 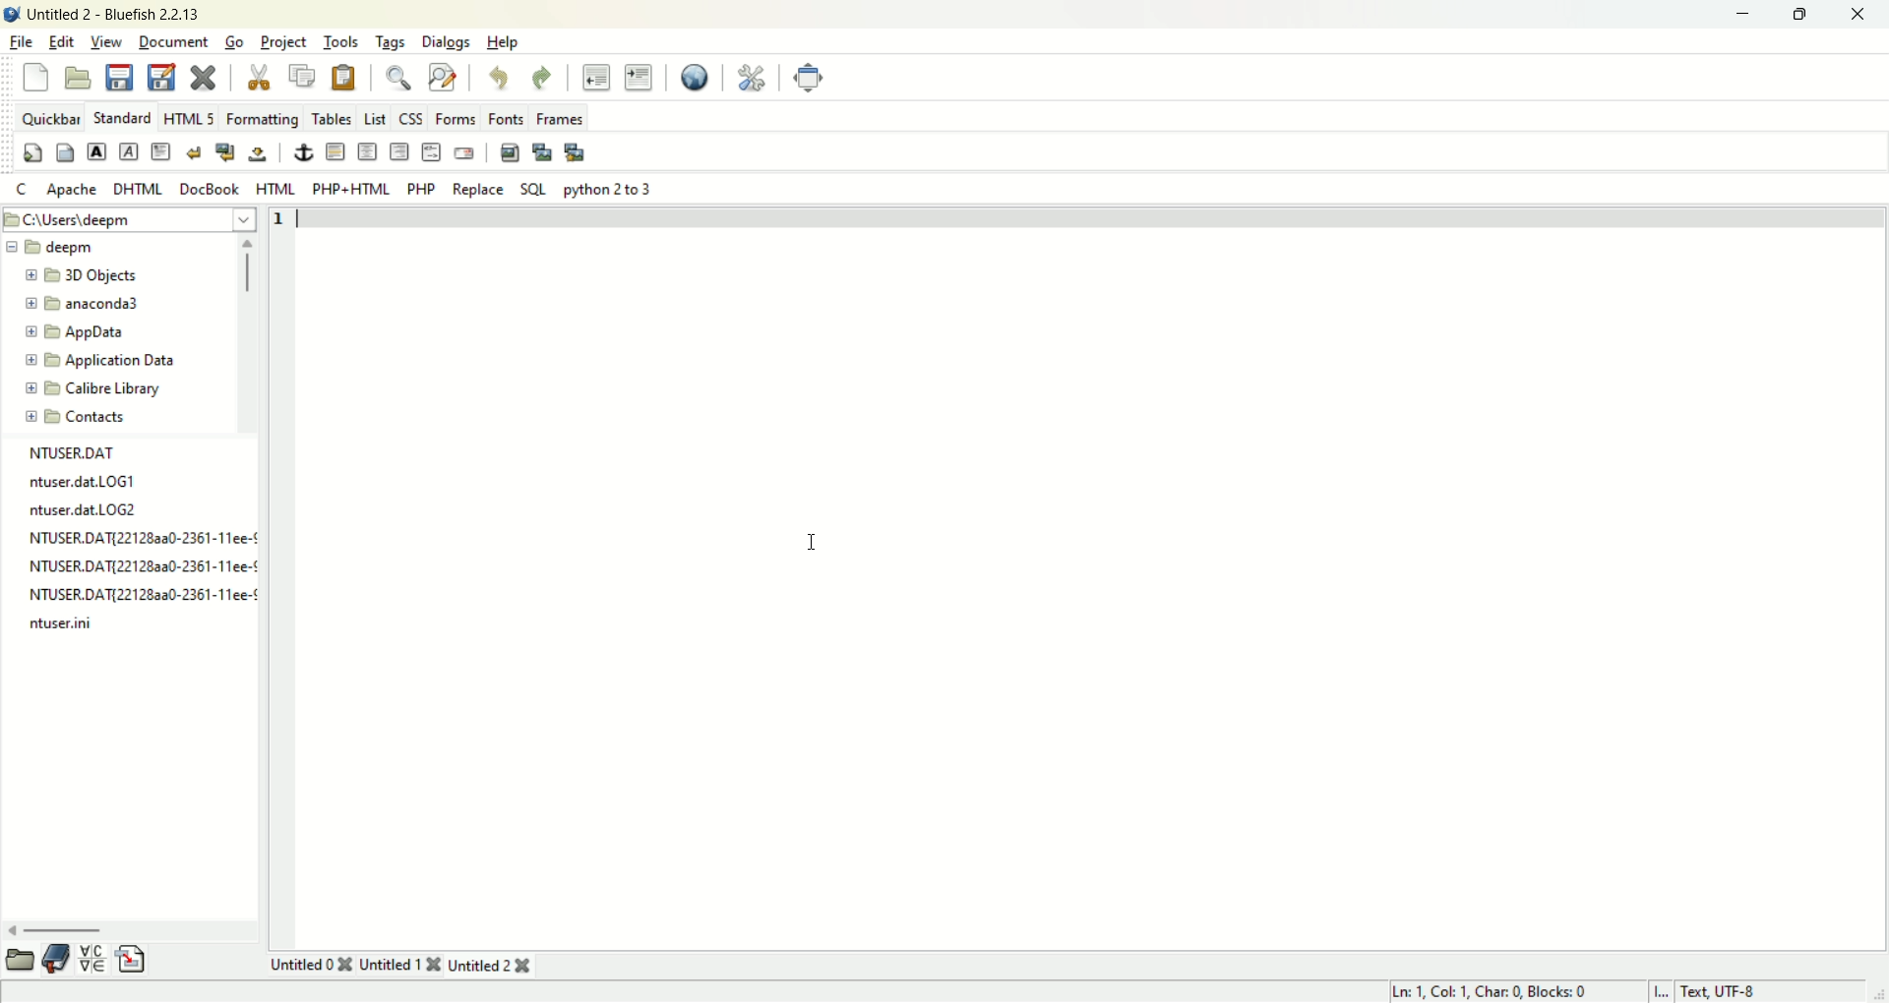 What do you see at coordinates (76, 331) in the screenshot?
I see `app` at bounding box center [76, 331].